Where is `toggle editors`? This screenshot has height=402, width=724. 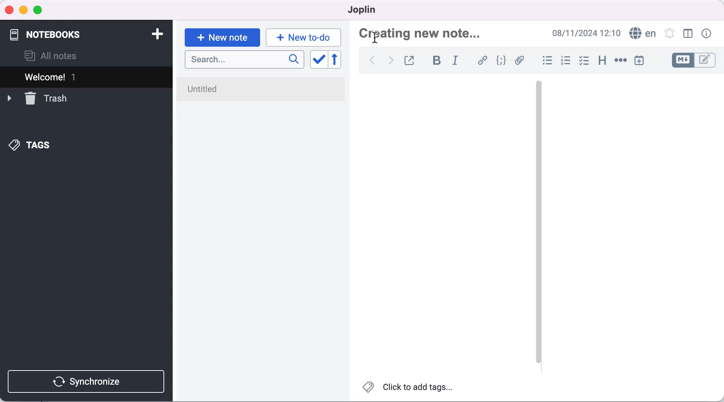
toggle editors is located at coordinates (696, 62).